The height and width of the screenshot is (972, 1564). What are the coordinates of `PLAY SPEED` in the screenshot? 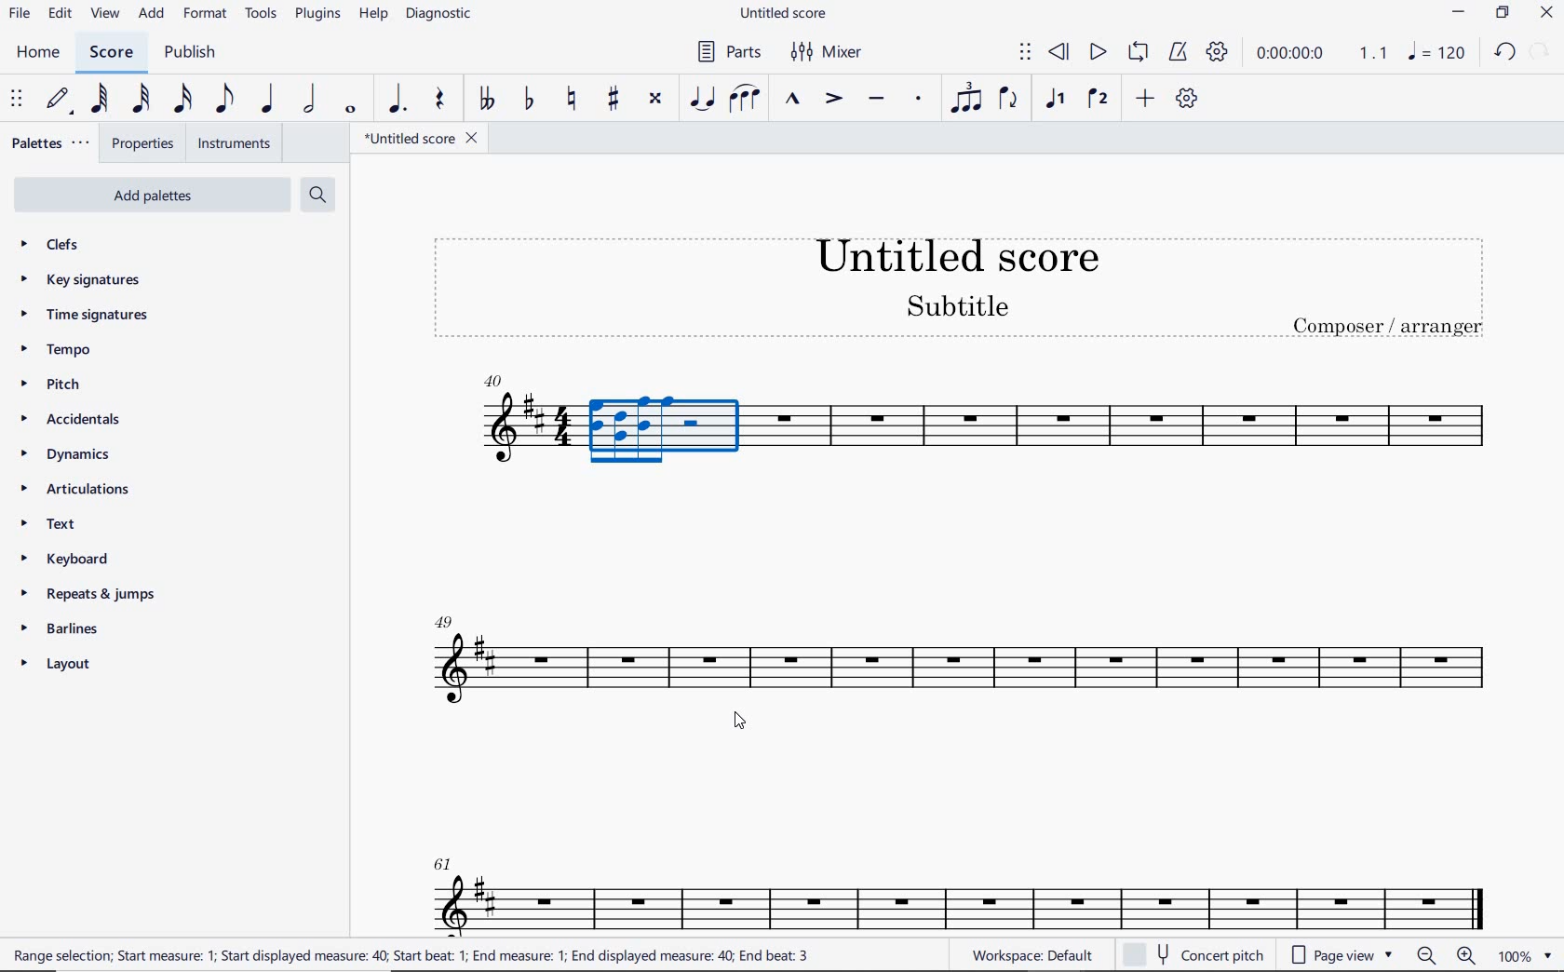 It's located at (1322, 55).